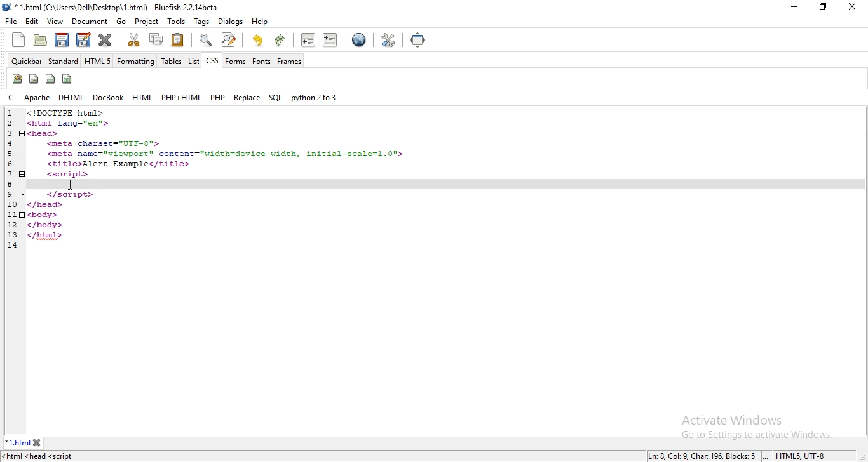 This screenshot has width=868, height=462. What do you see at coordinates (204, 40) in the screenshot?
I see `zoom` at bounding box center [204, 40].